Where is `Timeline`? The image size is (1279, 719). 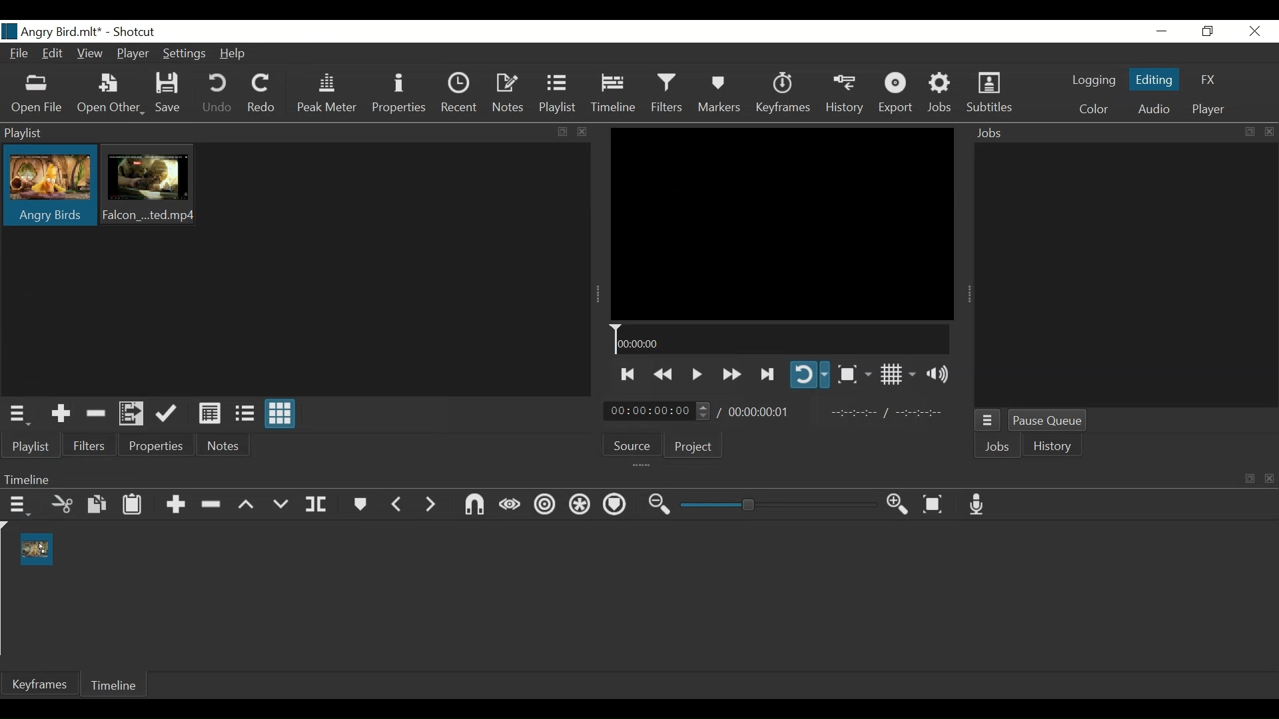
Timeline is located at coordinates (781, 340).